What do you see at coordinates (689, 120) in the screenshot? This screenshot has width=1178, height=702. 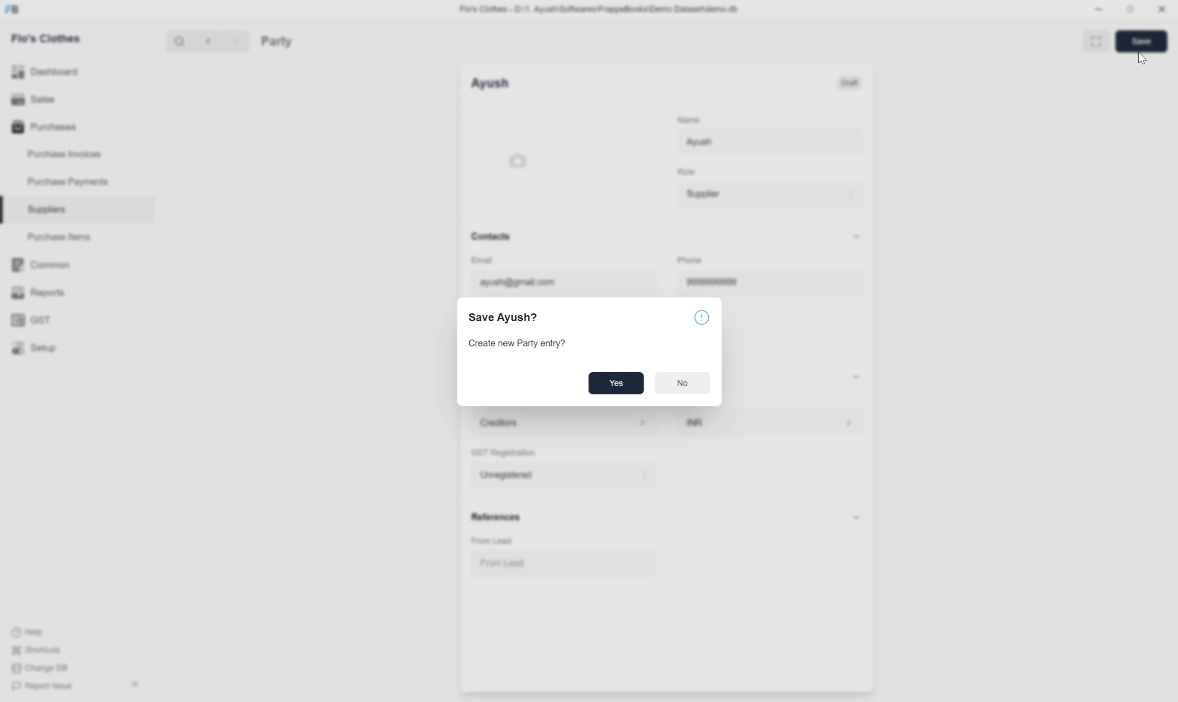 I see `Name` at bounding box center [689, 120].